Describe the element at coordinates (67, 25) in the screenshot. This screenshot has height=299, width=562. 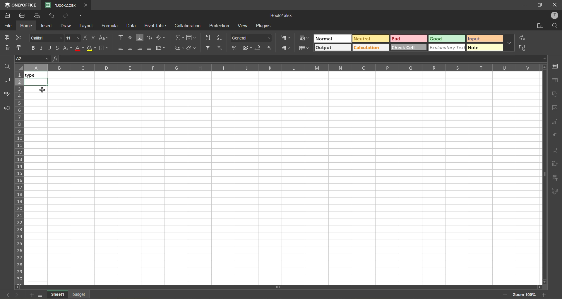
I see `draw` at that location.